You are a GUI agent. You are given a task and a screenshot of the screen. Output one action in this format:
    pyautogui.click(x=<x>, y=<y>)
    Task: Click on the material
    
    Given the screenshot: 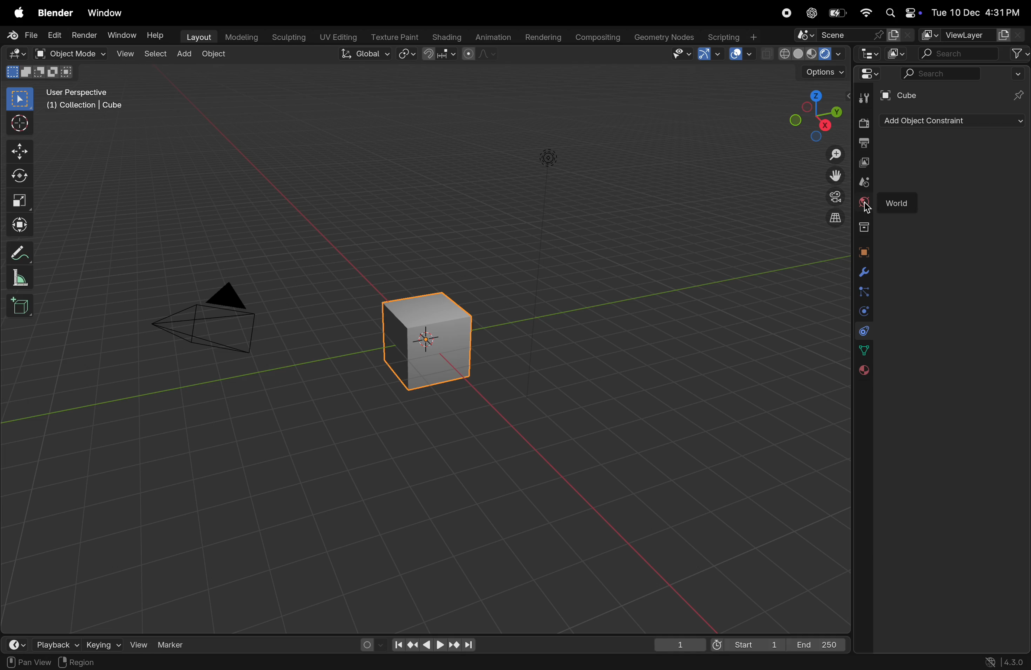 What is the action you would take?
    pyautogui.click(x=862, y=371)
    